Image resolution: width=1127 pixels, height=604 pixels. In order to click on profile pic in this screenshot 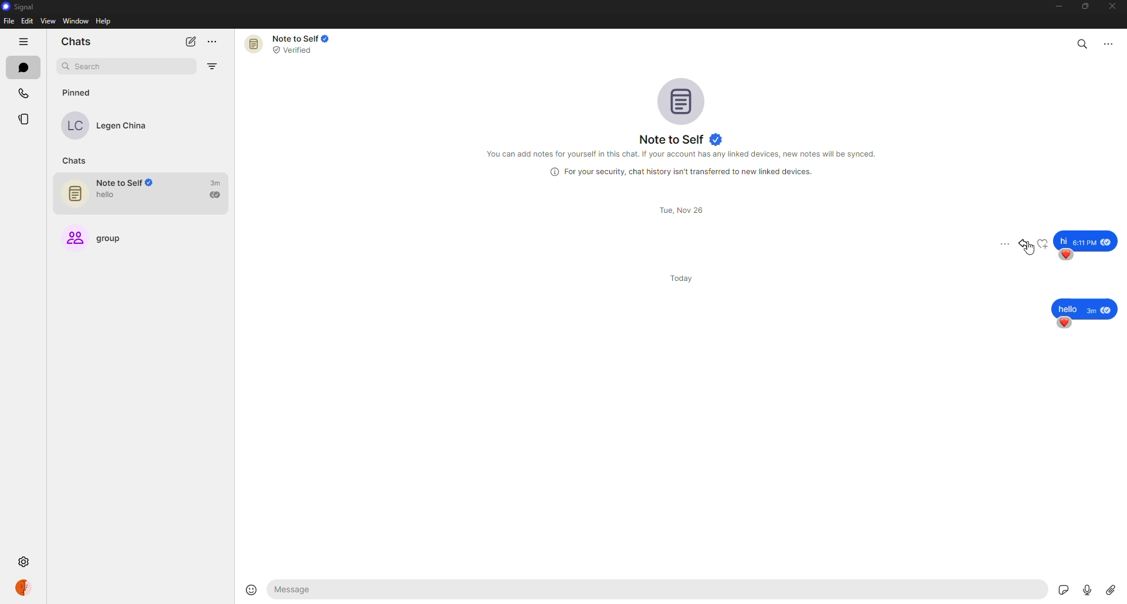, I will do `click(680, 98)`.